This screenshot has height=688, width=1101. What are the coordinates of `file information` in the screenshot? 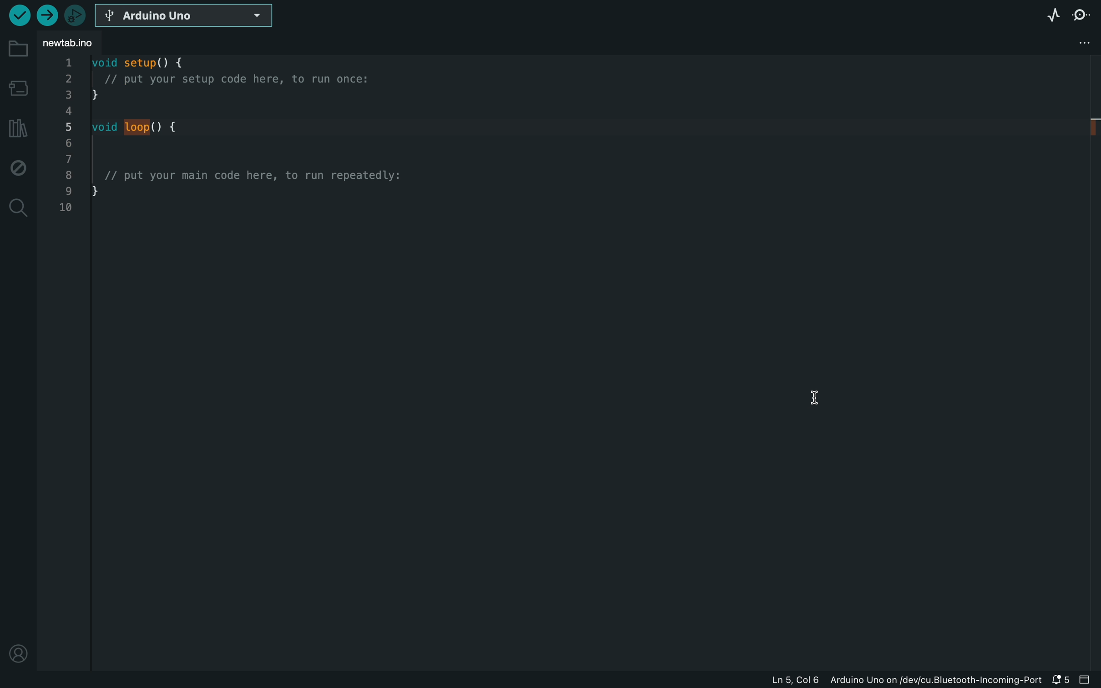 It's located at (905, 681).